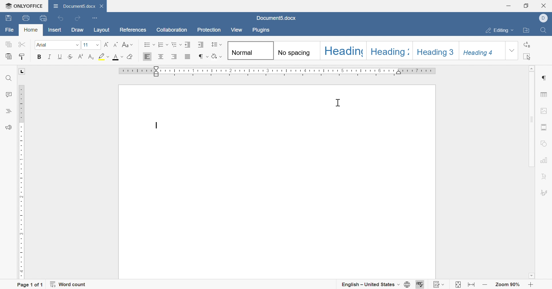  I want to click on image settings, so click(544, 111).